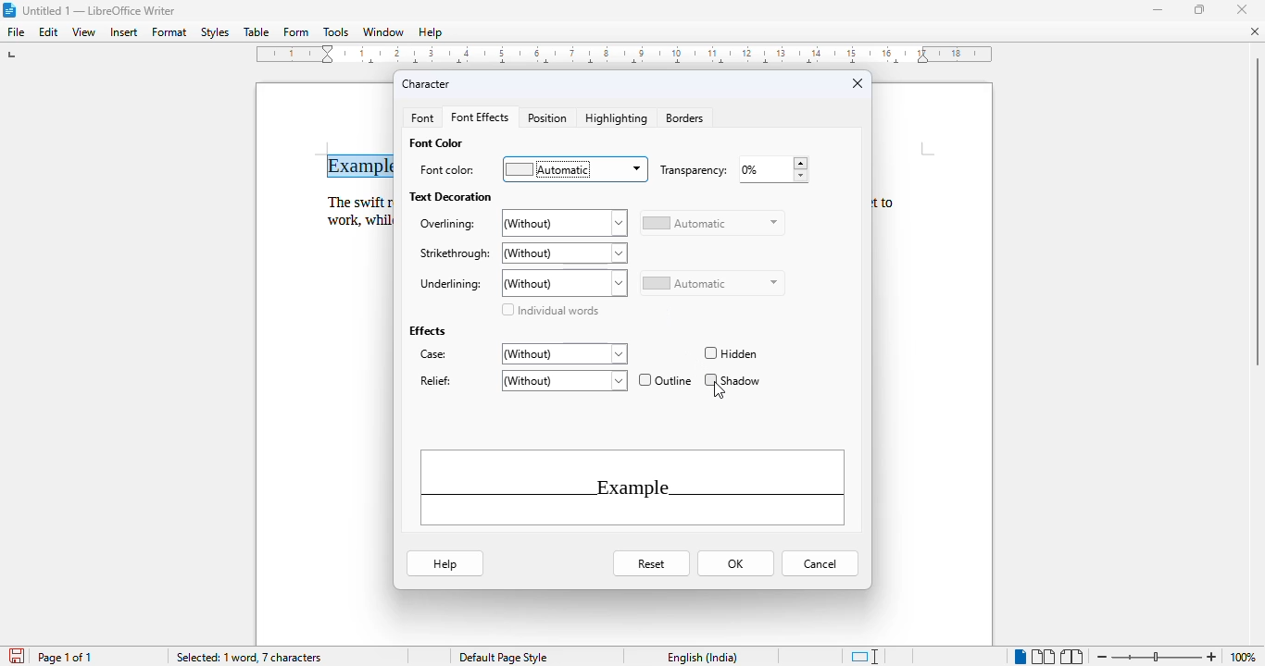  What do you see at coordinates (435, 142) in the screenshot?
I see `font color` at bounding box center [435, 142].